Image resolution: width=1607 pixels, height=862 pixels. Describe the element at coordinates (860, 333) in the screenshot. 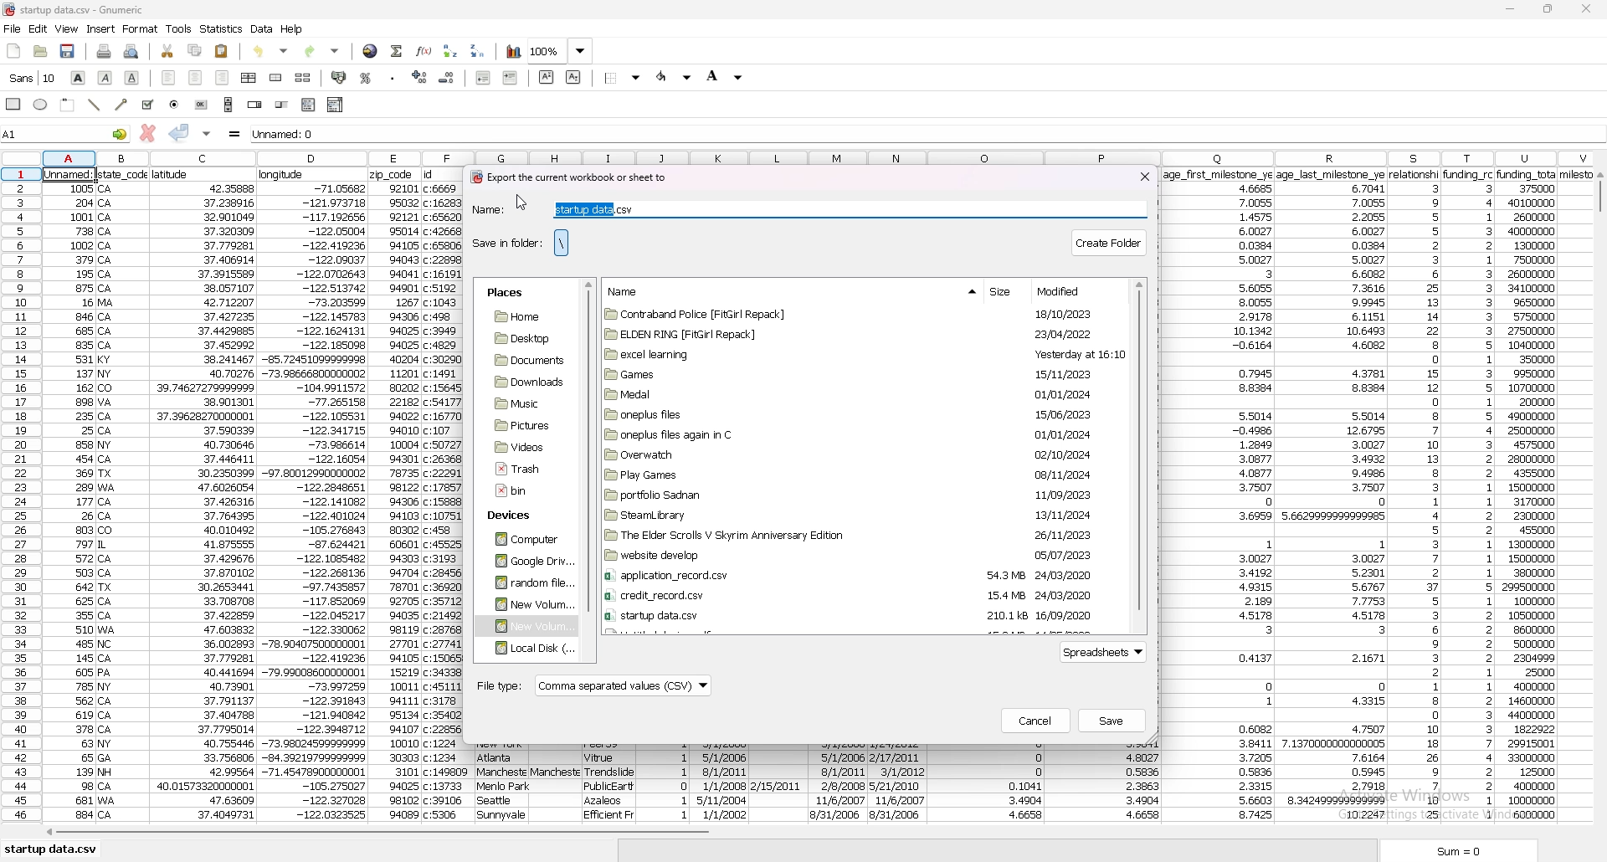

I see `folder` at that location.